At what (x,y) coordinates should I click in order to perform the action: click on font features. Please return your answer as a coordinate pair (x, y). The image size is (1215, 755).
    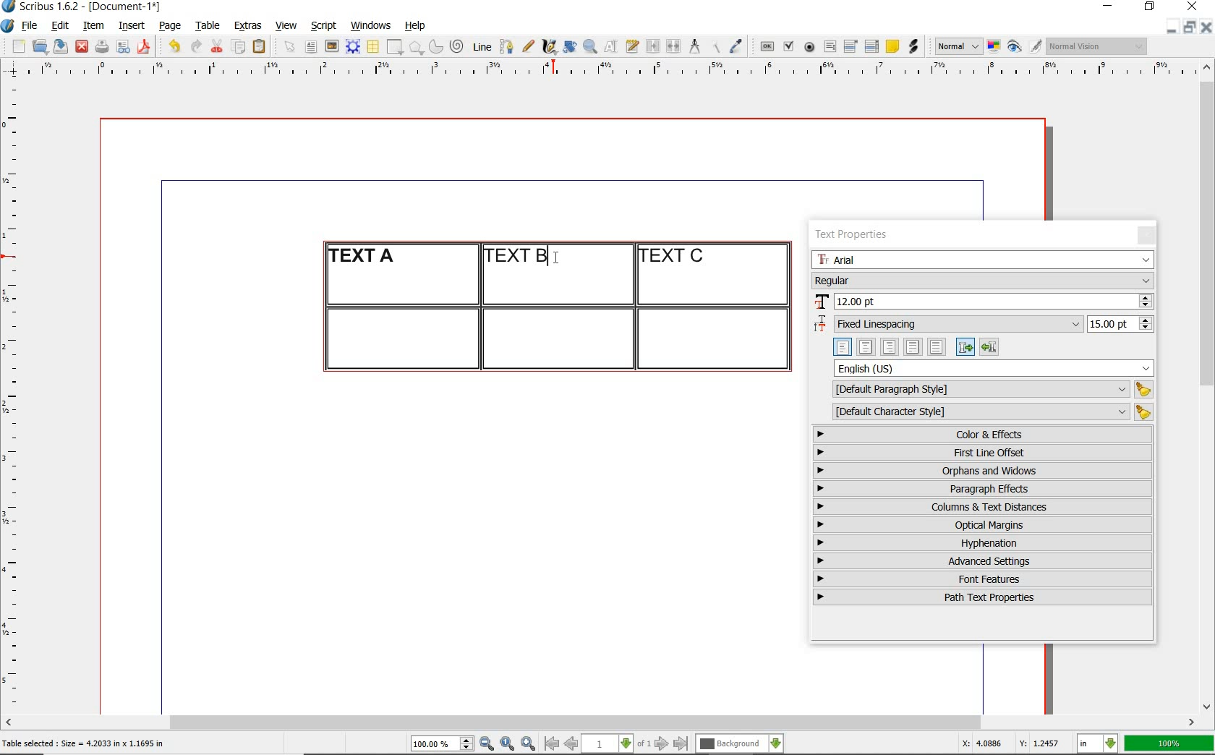
    Looking at the image, I should click on (983, 579).